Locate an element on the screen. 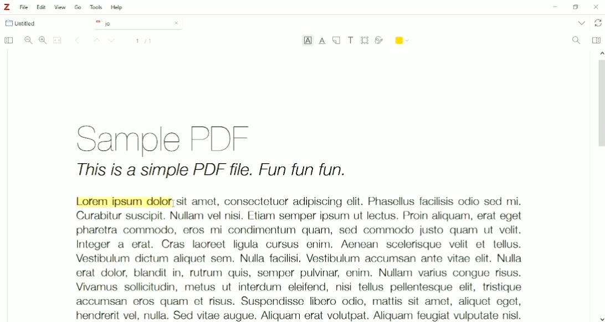  Toggle Context Pane is located at coordinates (596, 40).